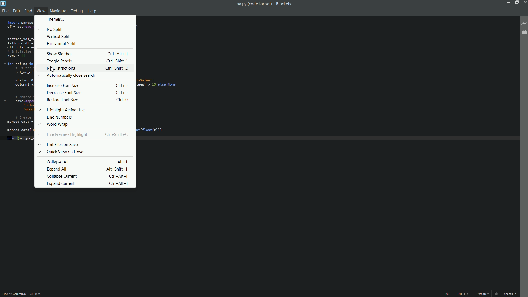 Image resolution: width=528 pixels, height=297 pixels. Describe the element at coordinates (35, 294) in the screenshot. I see `number of lines` at that location.